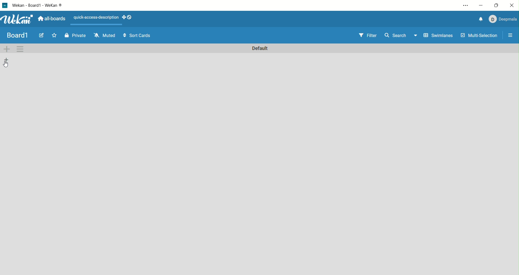 The height and width of the screenshot is (275, 519). What do you see at coordinates (130, 17) in the screenshot?
I see `show-desktop-drag- handles` at bounding box center [130, 17].